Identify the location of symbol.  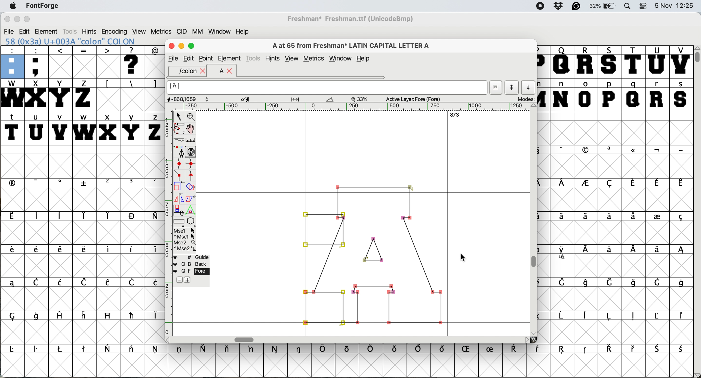
(657, 250).